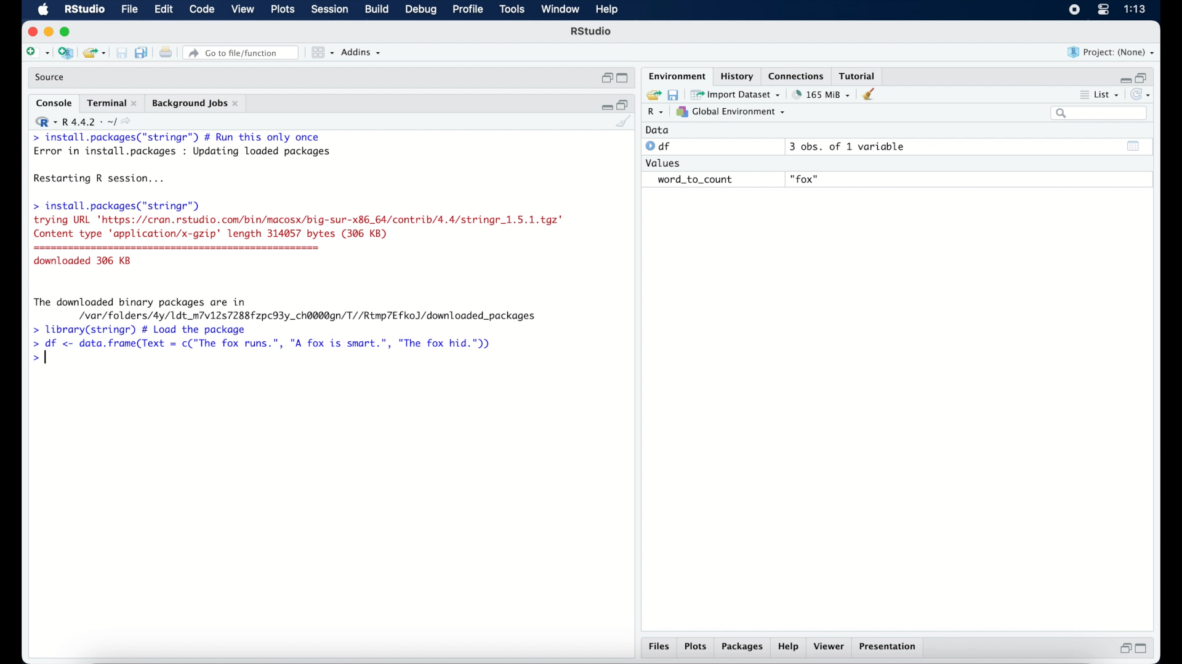 The width and height of the screenshot is (1182, 664). I want to click on save all document, so click(144, 53).